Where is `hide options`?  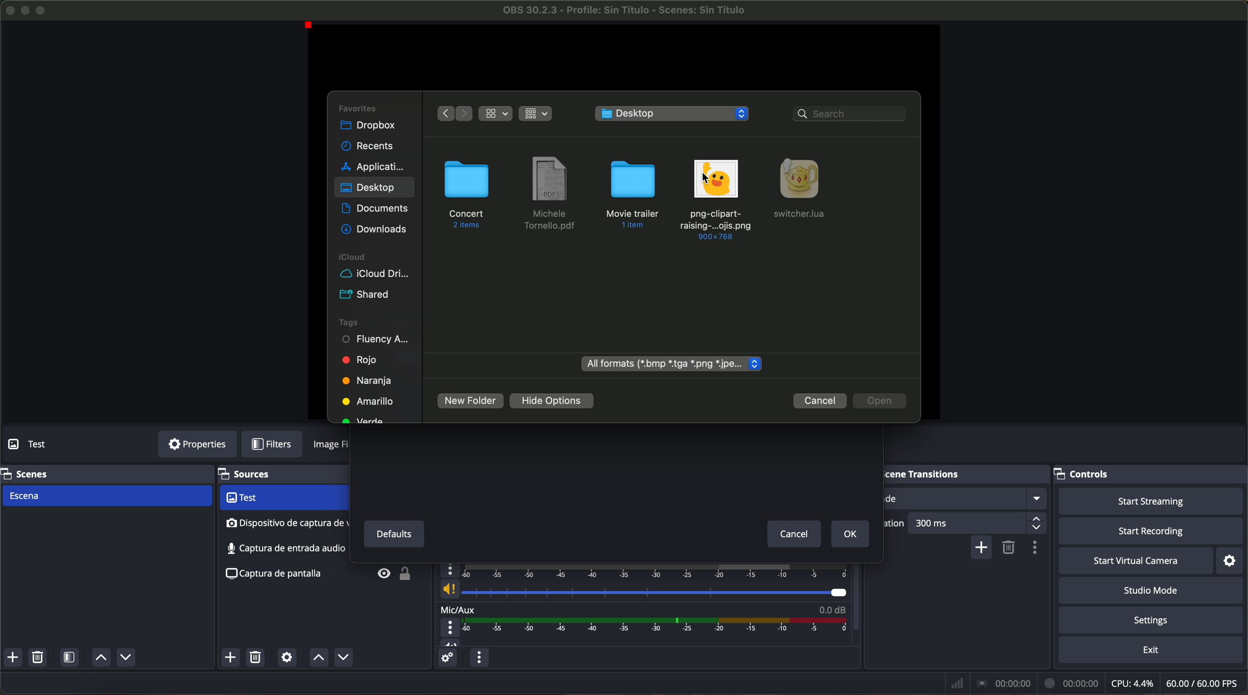
hide options is located at coordinates (551, 402).